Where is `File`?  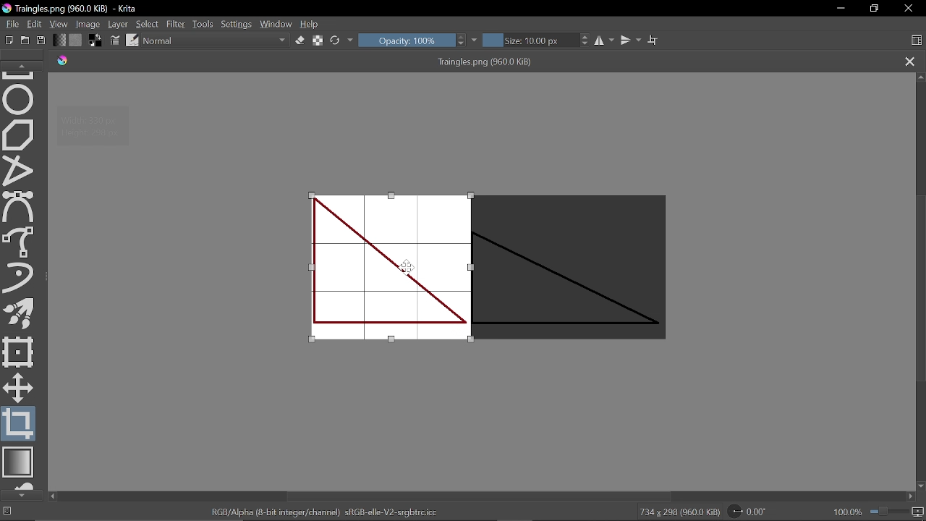
File is located at coordinates (10, 23).